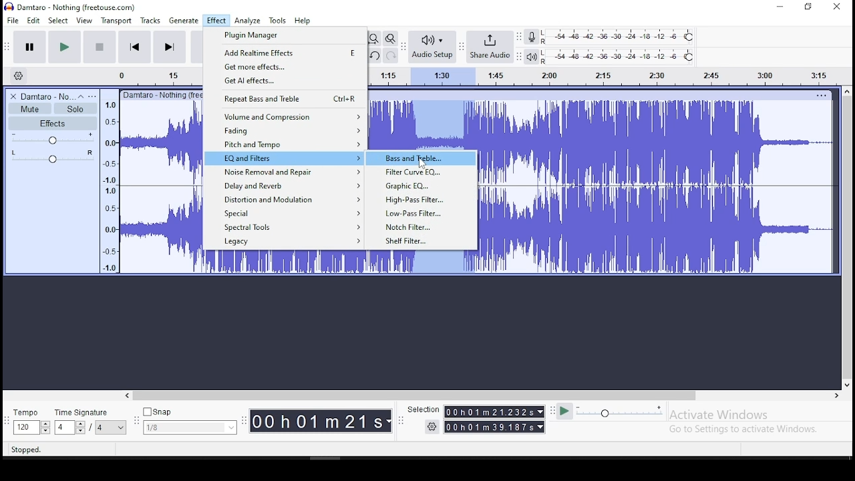 Image resolution: width=855 pixels, height=481 pixels. Describe the element at coordinates (25, 428) in the screenshot. I see `120` at that location.